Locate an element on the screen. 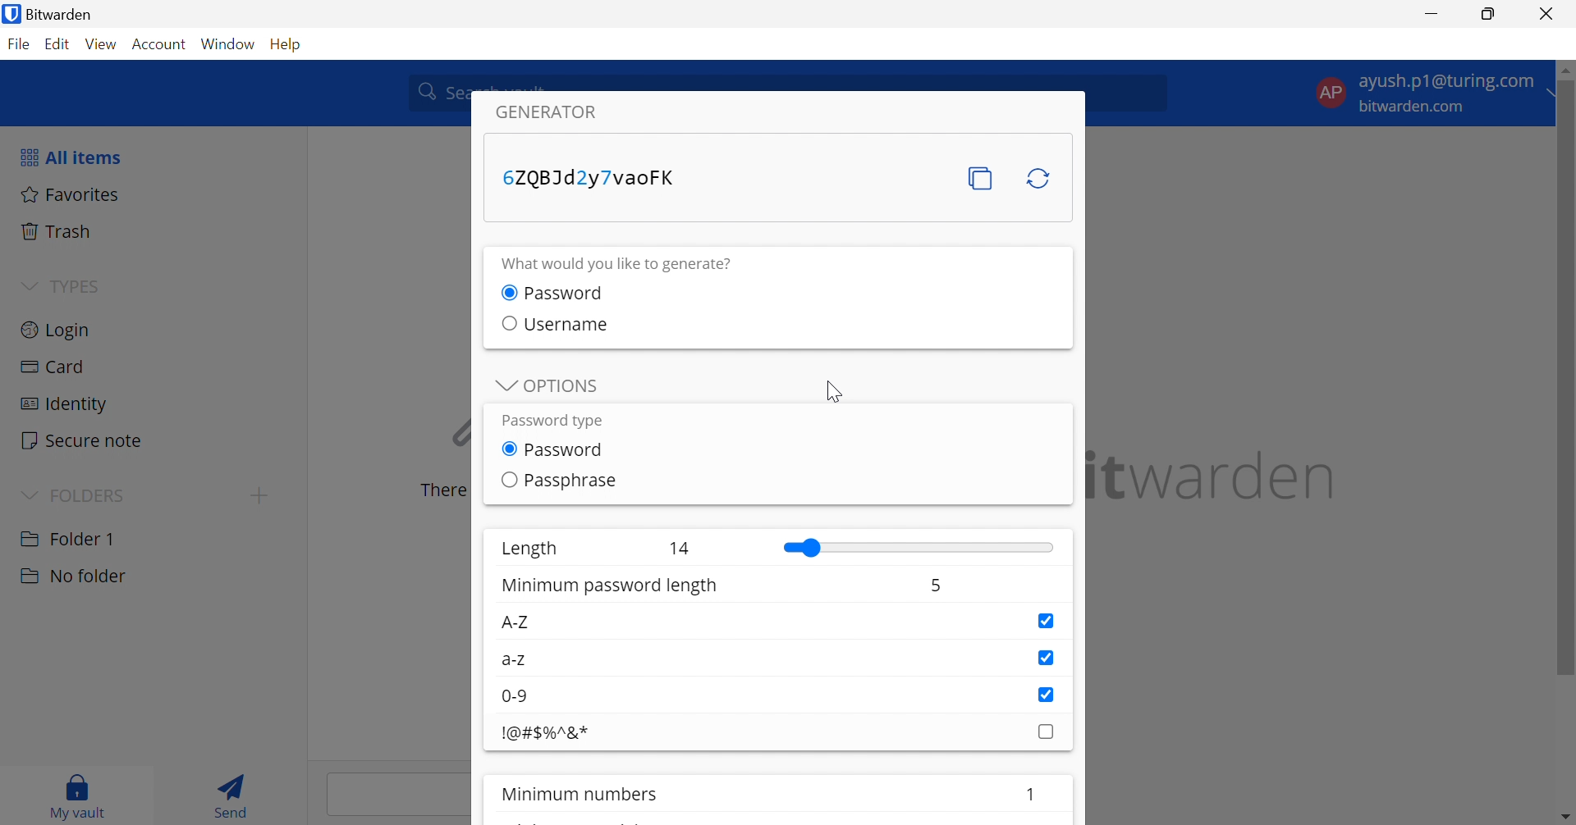  Copy password is located at coordinates (982, 179).